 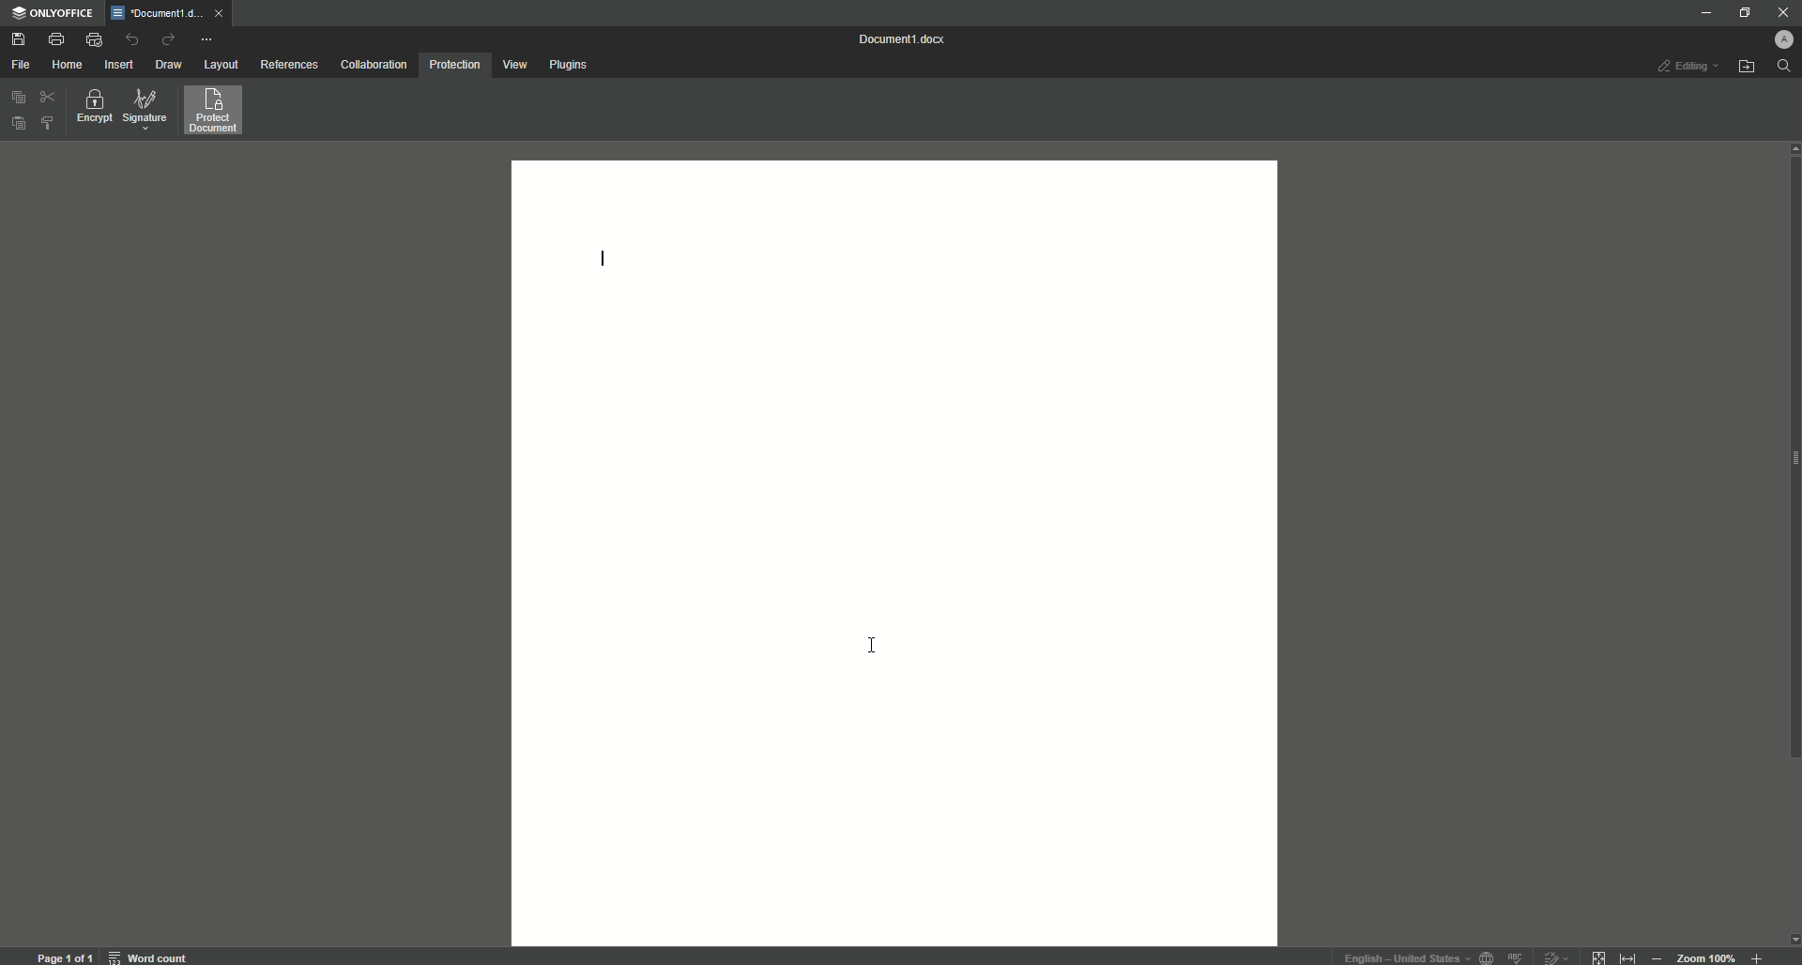 What do you see at coordinates (1747, 67) in the screenshot?
I see `Open file location` at bounding box center [1747, 67].